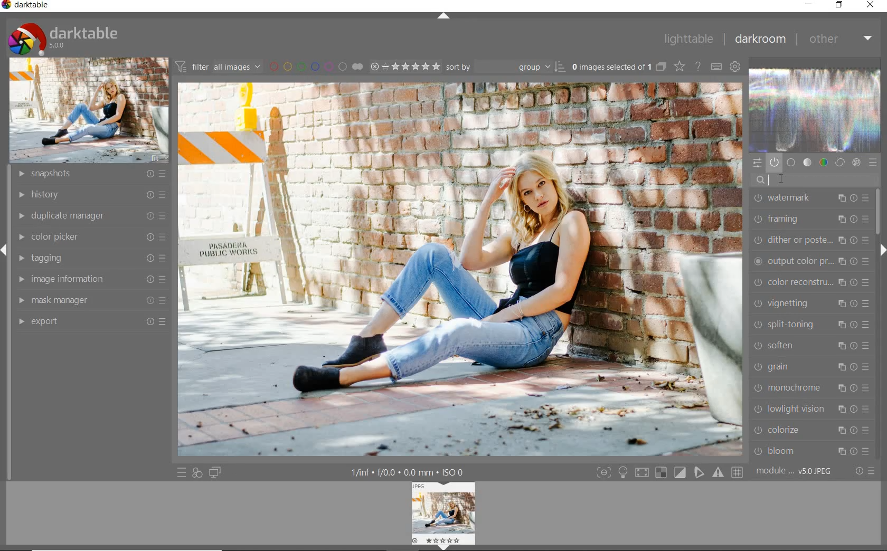  Describe the element at coordinates (89, 110) in the screenshot. I see `image` at that location.